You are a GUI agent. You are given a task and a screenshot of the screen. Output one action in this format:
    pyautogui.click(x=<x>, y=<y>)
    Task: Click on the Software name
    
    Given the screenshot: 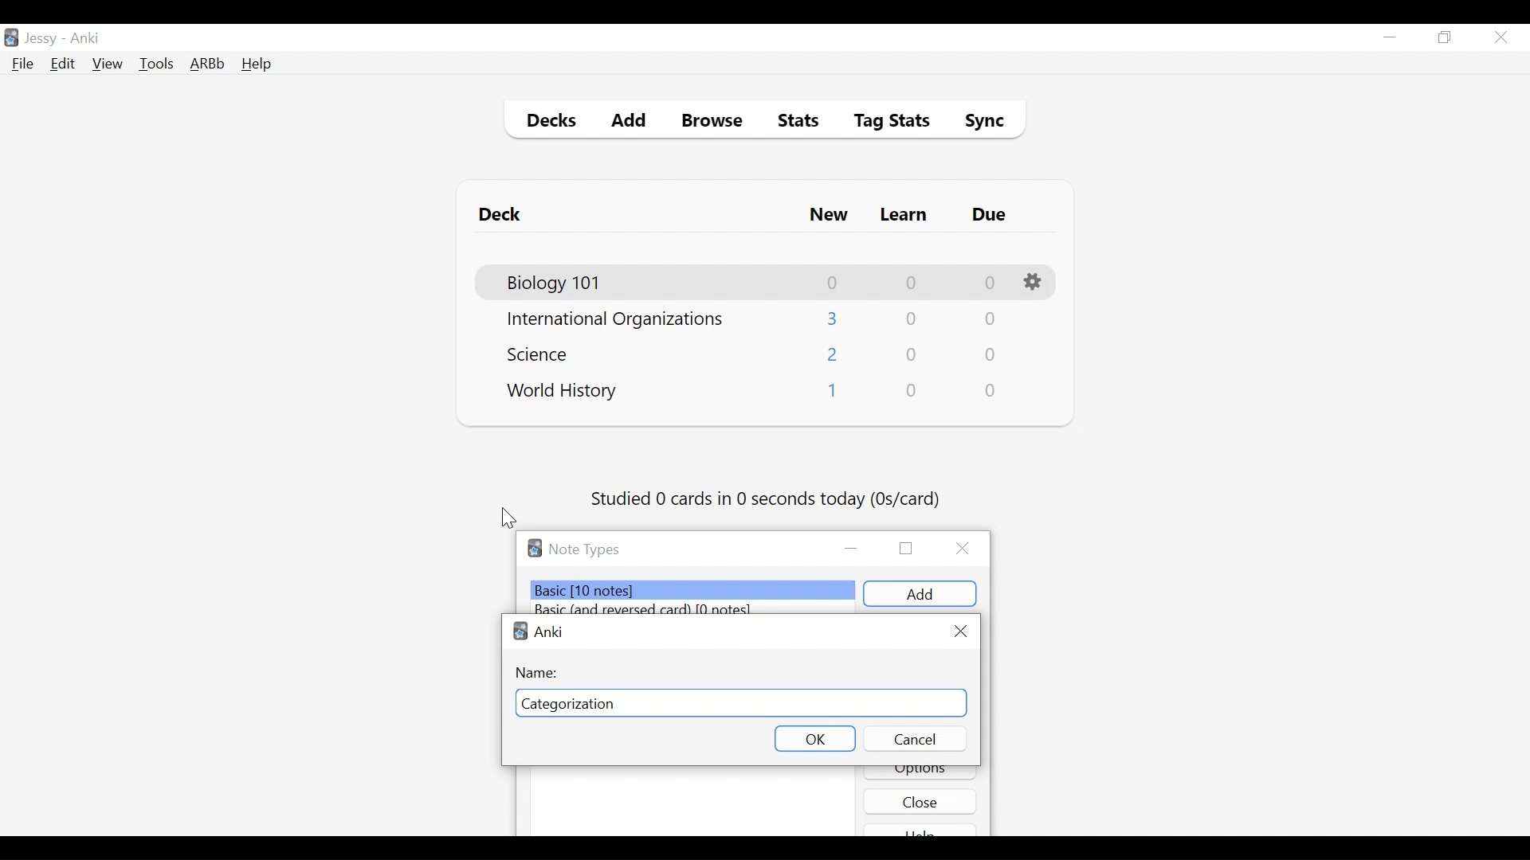 What is the action you would take?
    pyautogui.click(x=550, y=631)
    